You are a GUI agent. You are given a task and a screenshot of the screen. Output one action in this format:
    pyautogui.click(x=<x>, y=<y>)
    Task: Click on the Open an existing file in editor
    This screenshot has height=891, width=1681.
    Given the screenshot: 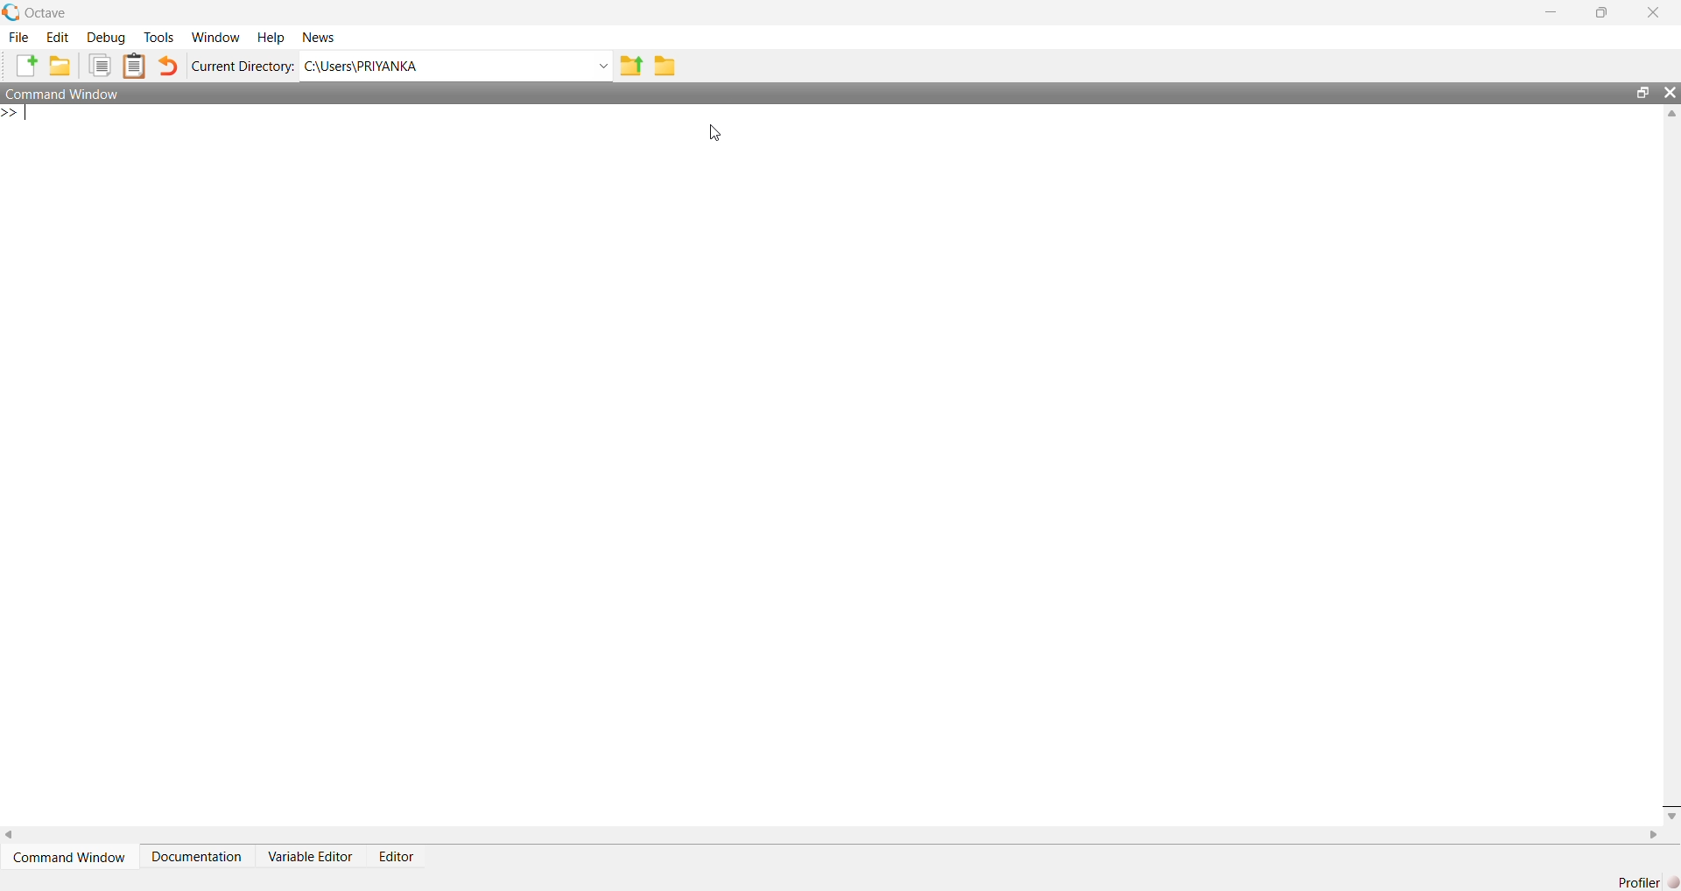 What is the action you would take?
    pyautogui.click(x=60, y=65)
    